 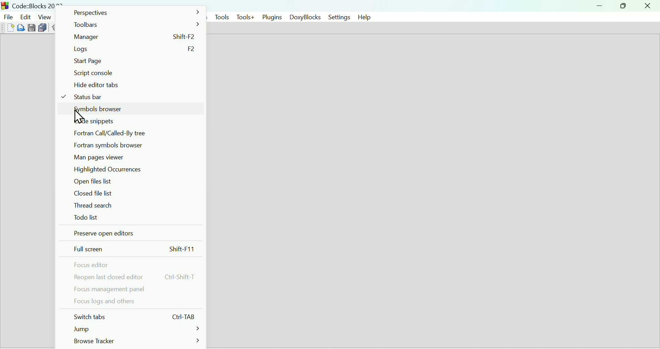 What do you see at coordinates (132, 170) in the screenshot?
I see `Highlighted occurrences` at bounding box center [132, 170].